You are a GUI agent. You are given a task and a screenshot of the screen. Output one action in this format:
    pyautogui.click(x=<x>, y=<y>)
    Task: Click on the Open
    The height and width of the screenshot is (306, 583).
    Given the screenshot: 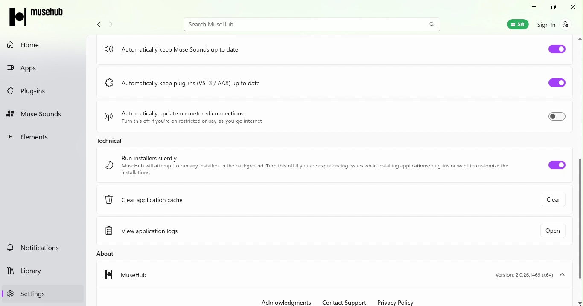 What is the action you would take?
    pyautogui.click(x=553, y=231)
    